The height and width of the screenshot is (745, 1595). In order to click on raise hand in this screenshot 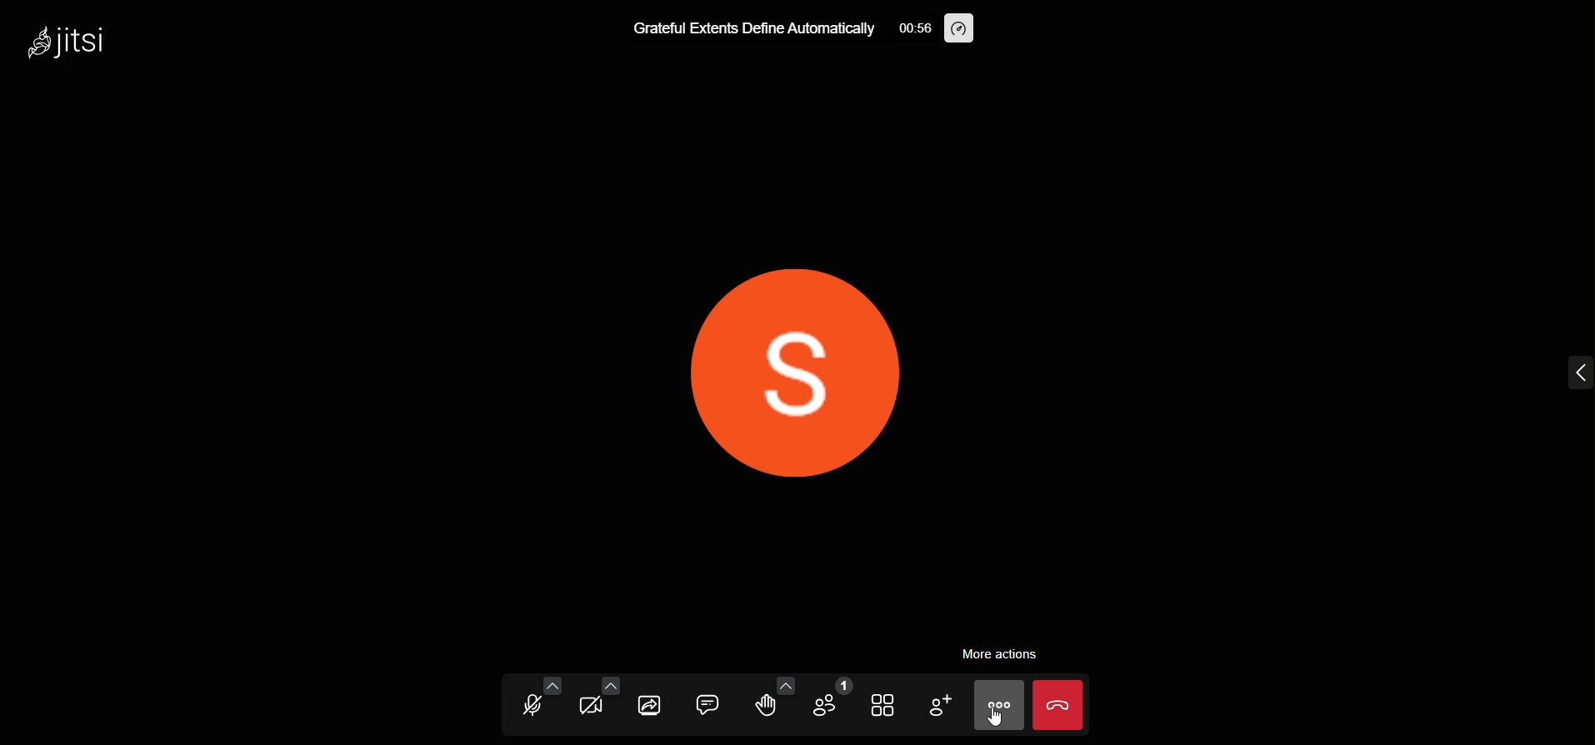, I will do `click(767, 709)`.